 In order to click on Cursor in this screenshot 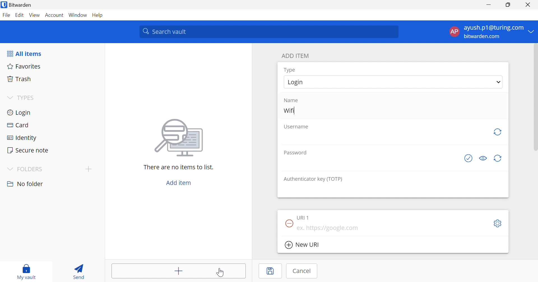, I will do `click(221, 273)`.